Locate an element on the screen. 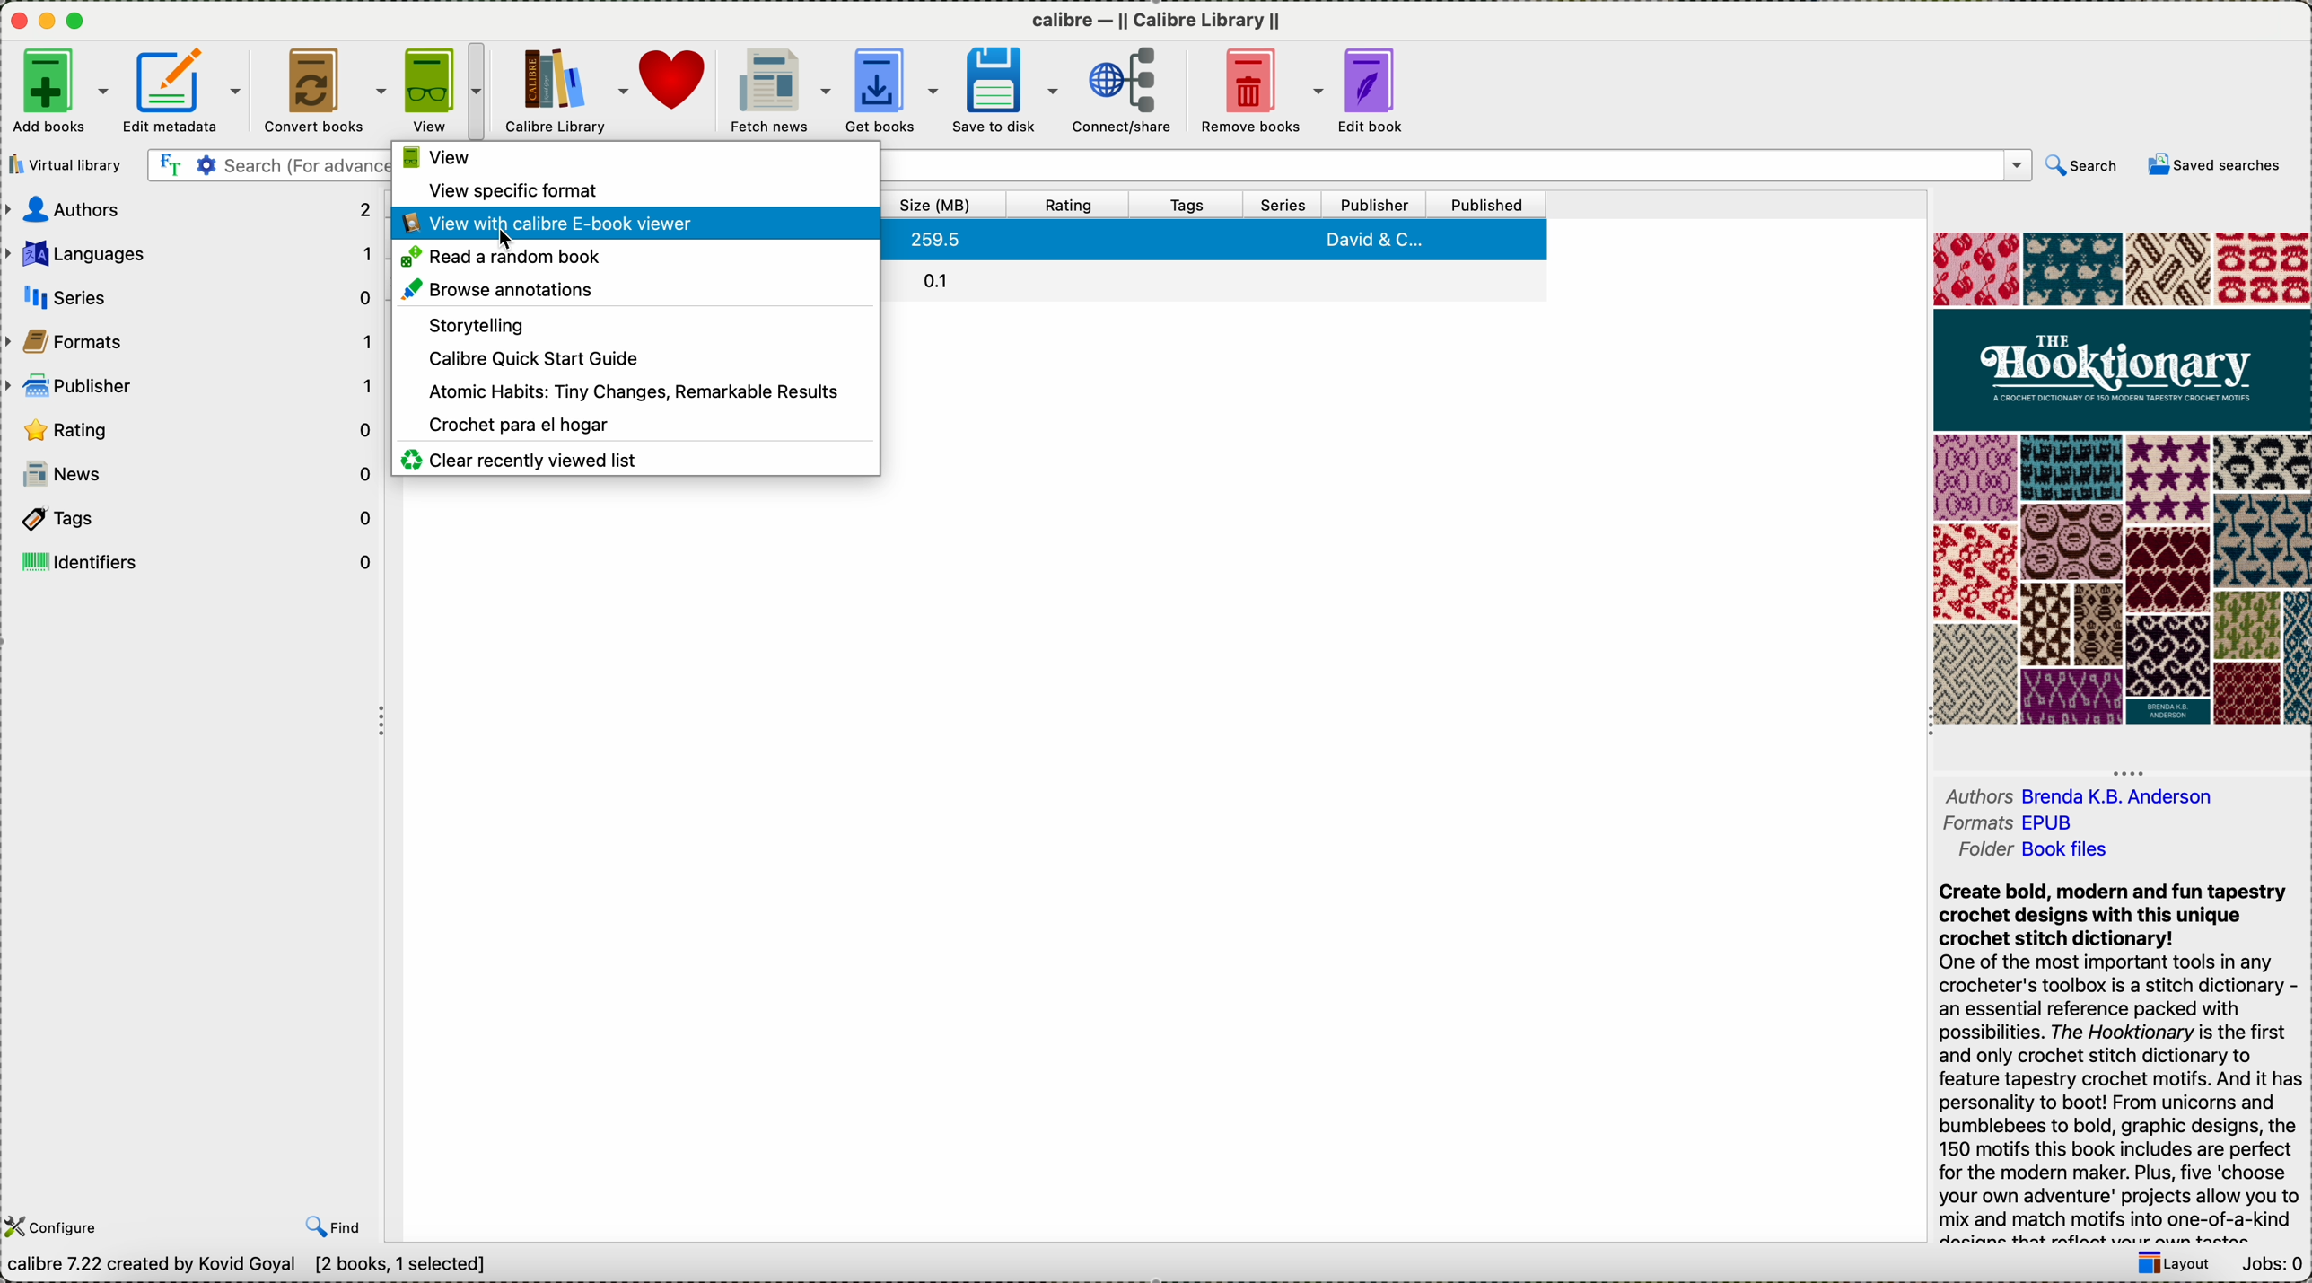  identifiers is located at coordinates (192, 559).